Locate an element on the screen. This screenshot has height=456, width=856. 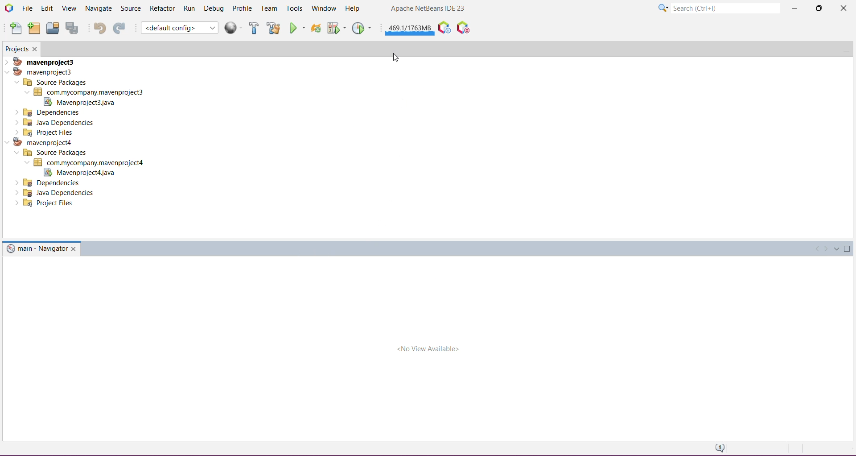
Source Packages is located at coordinates (51, 82).